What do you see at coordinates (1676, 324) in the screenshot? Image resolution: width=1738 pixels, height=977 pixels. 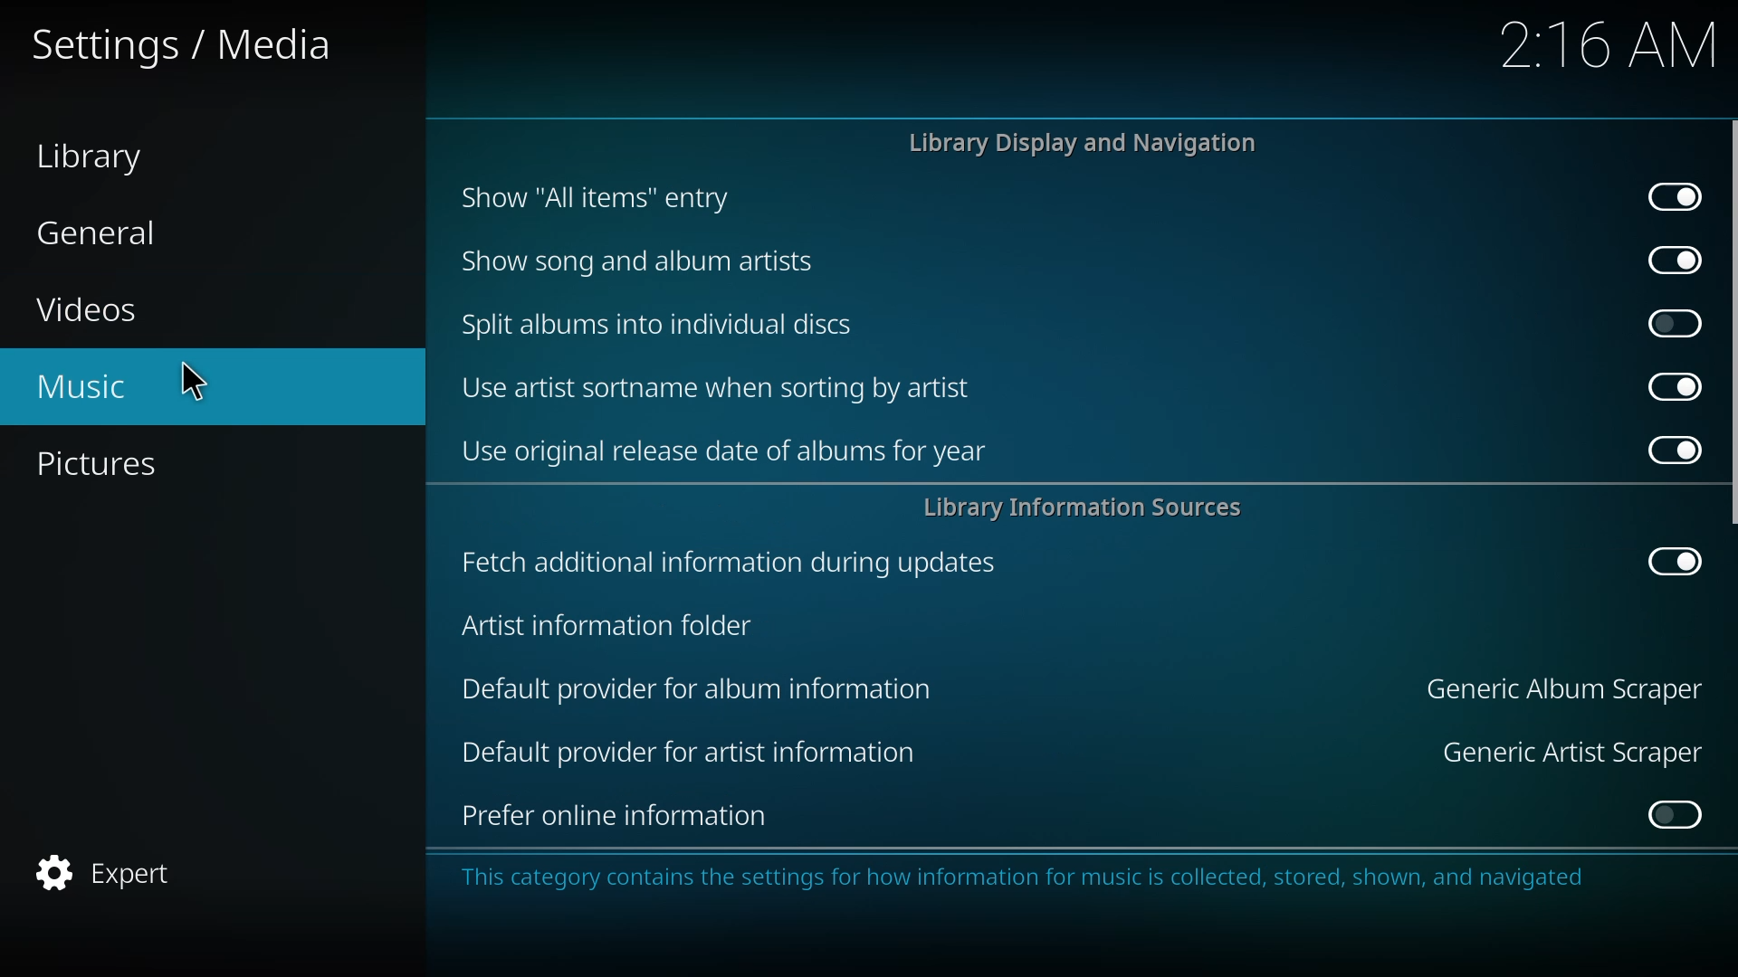 I see `click to enable` at bounding box center [1676, 324].